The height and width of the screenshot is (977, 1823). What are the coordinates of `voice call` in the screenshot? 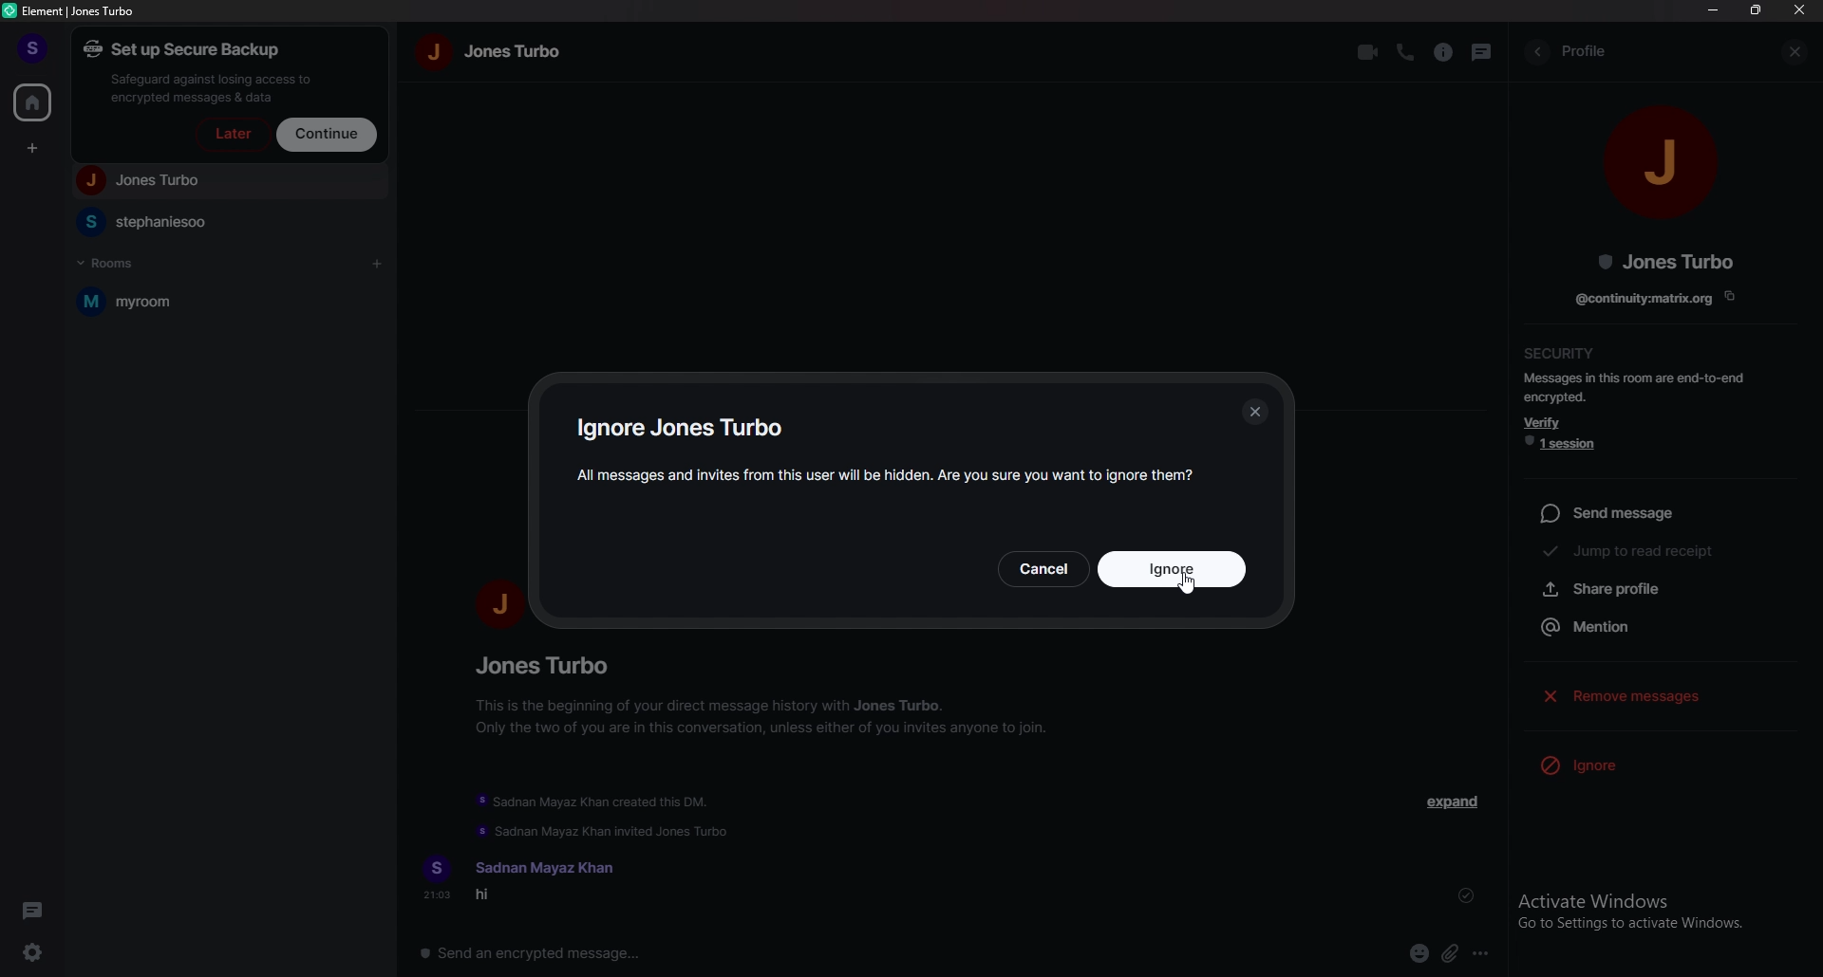 It's located at (1403, 53).